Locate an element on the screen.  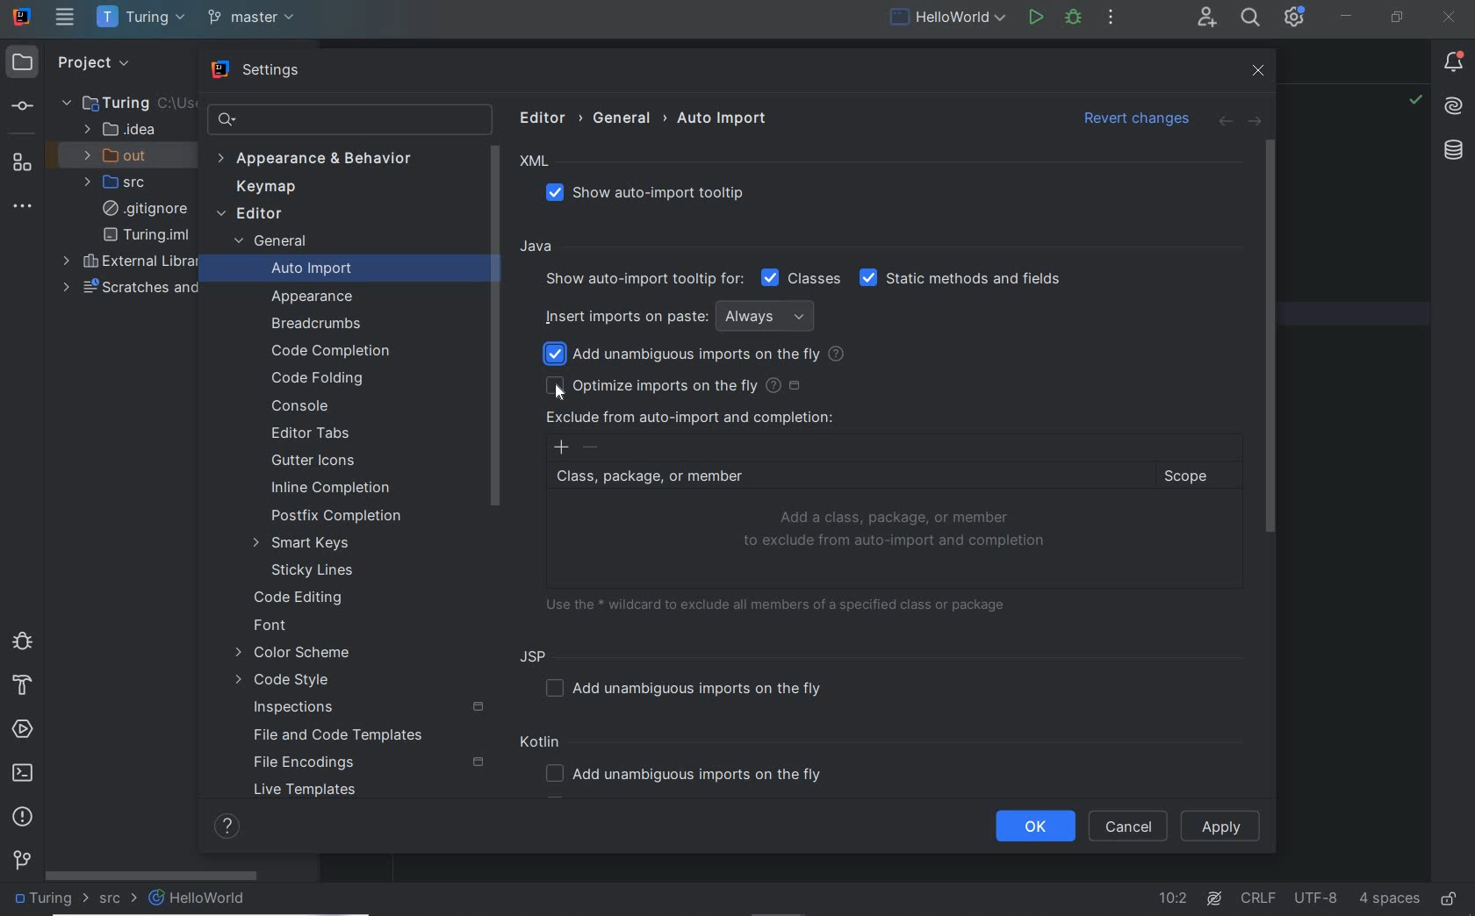
RECENT SEARCH is located at coordinates (348, 119).